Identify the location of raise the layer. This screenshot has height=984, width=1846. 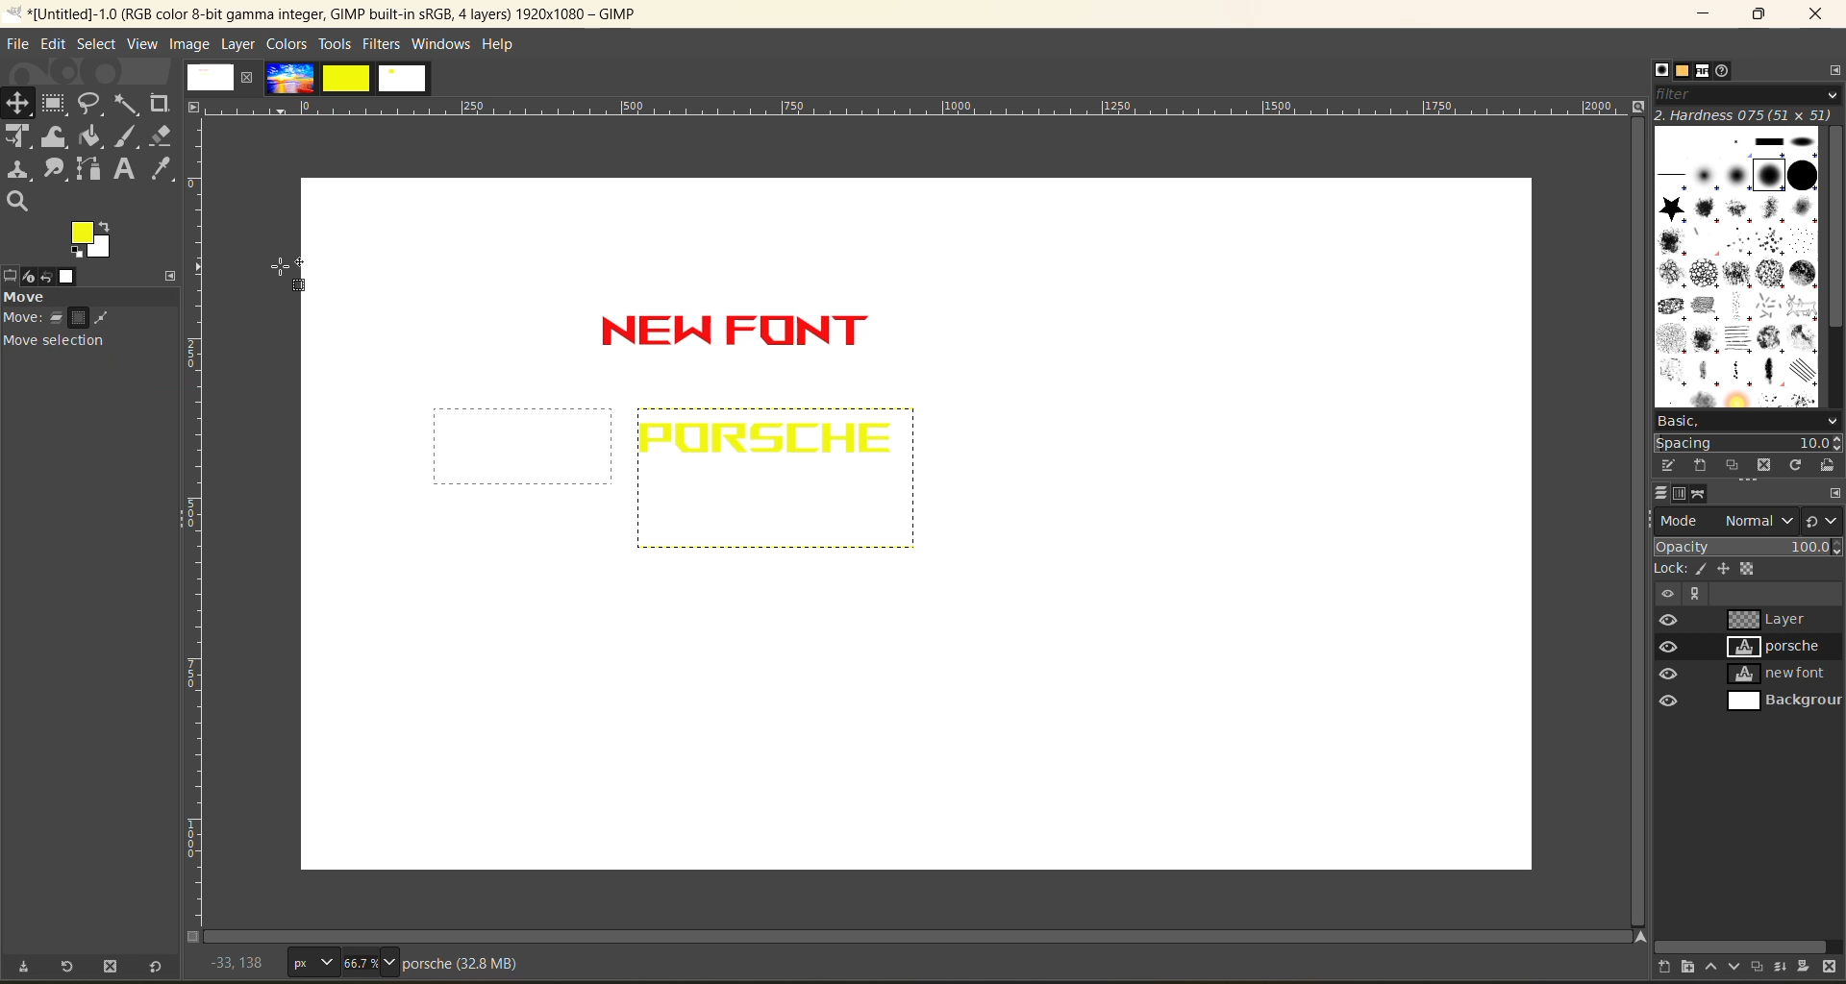
(1708, 968).